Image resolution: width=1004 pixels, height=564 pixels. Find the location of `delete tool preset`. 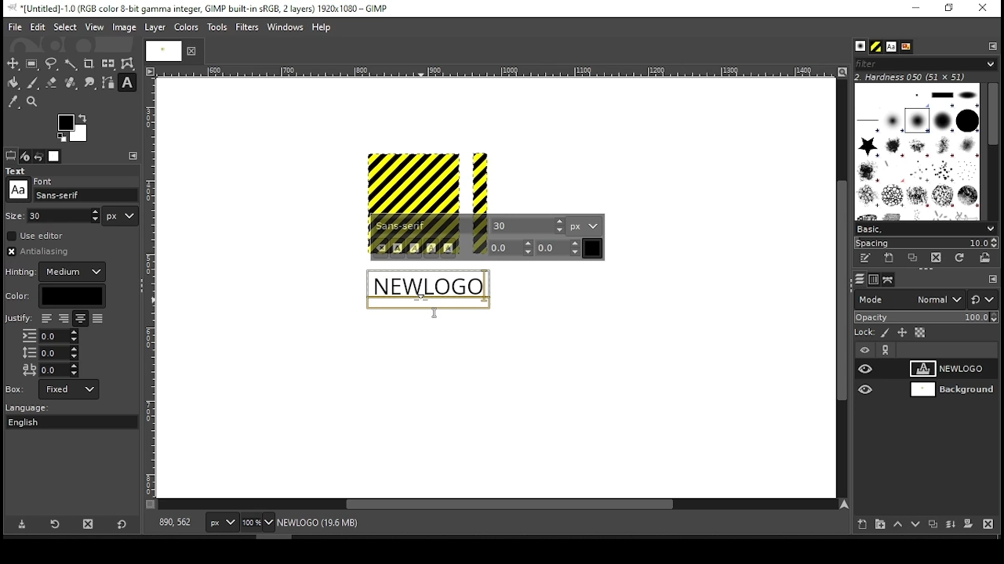

delete tool preset is located at coordinates (93, 523).